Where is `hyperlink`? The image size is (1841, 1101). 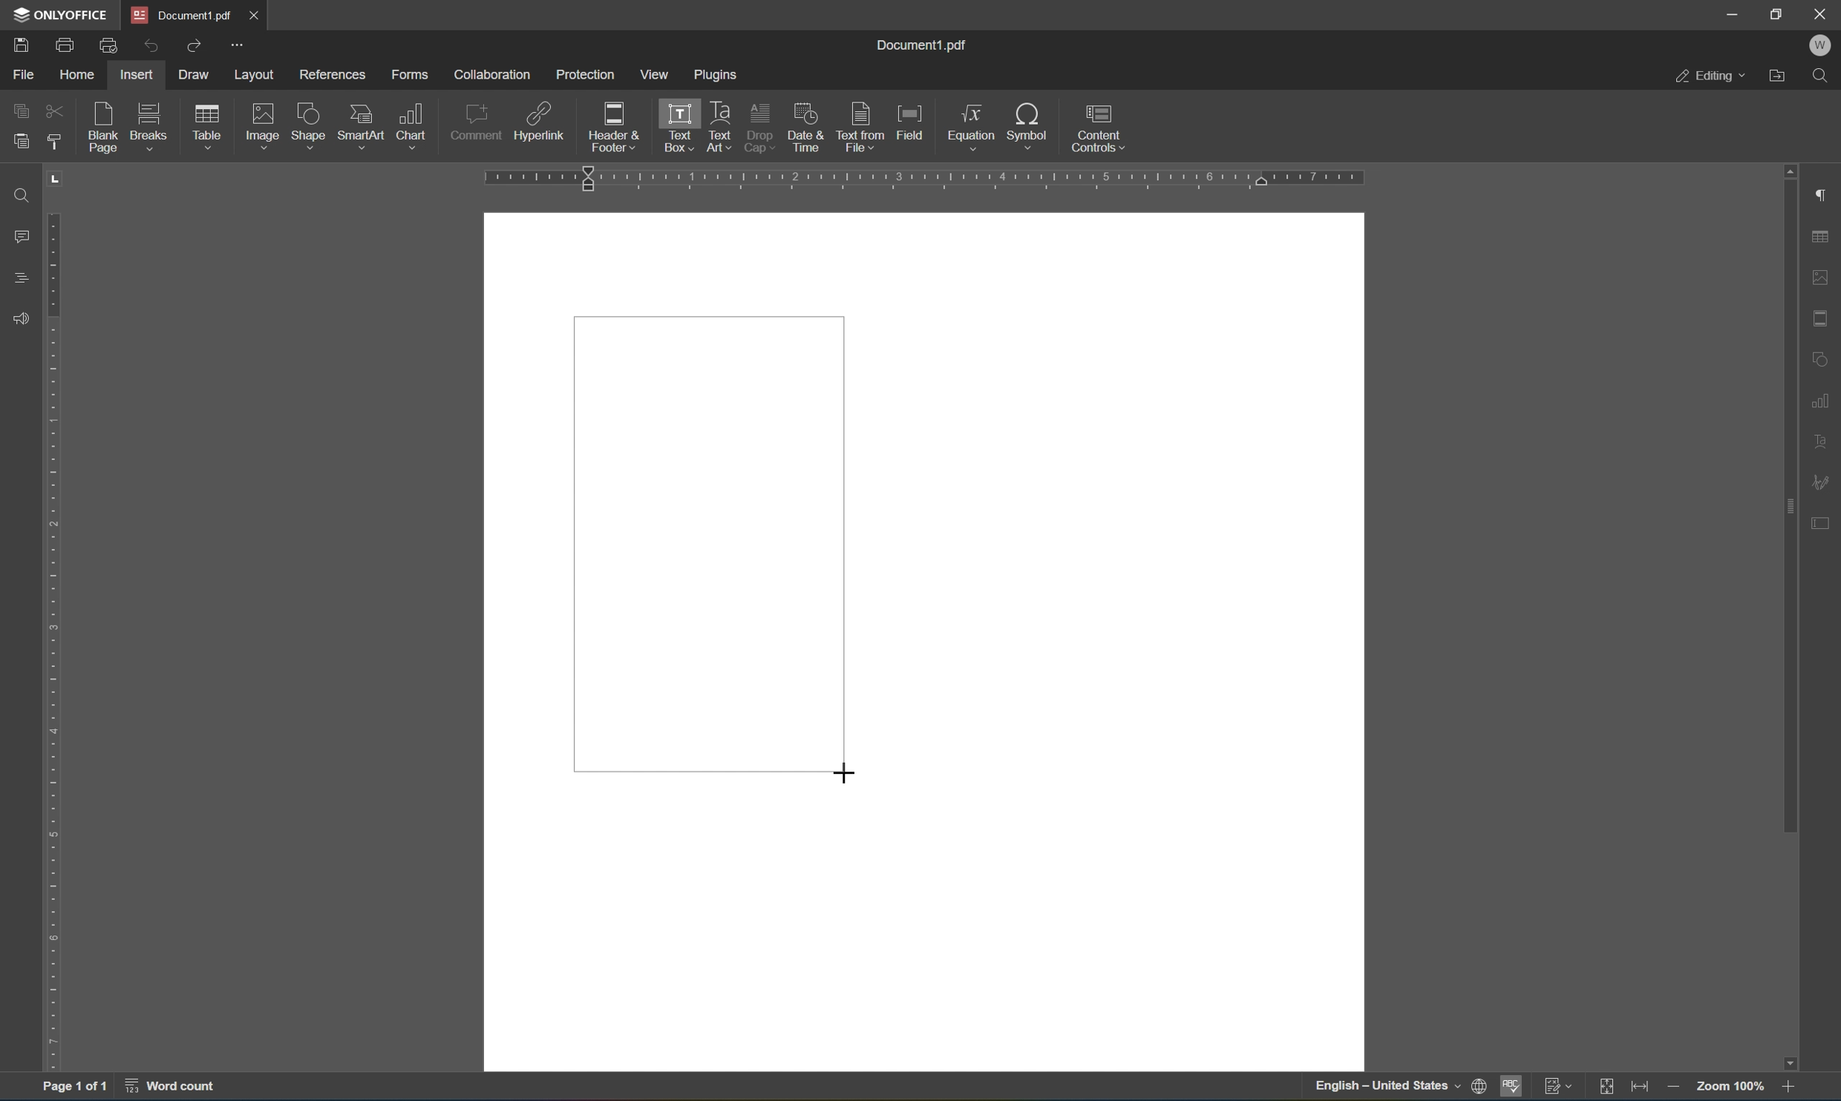 hyperlink is located at coordinates (540, 125).